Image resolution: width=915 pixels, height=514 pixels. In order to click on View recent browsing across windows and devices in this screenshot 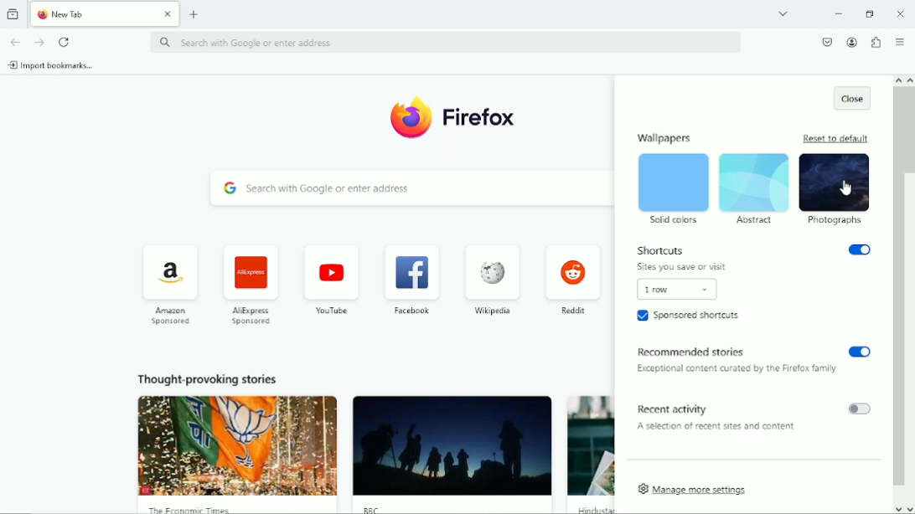, I will do `click(14, 13)`.